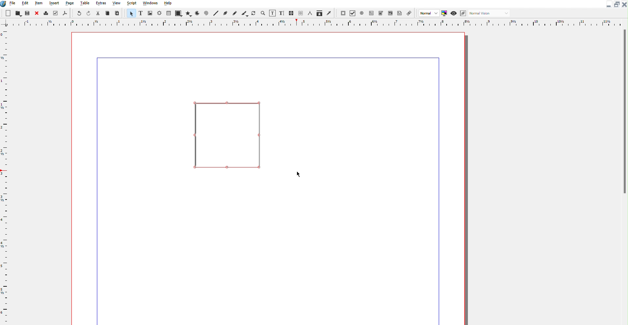  I want to click on New, so click(9, 13).